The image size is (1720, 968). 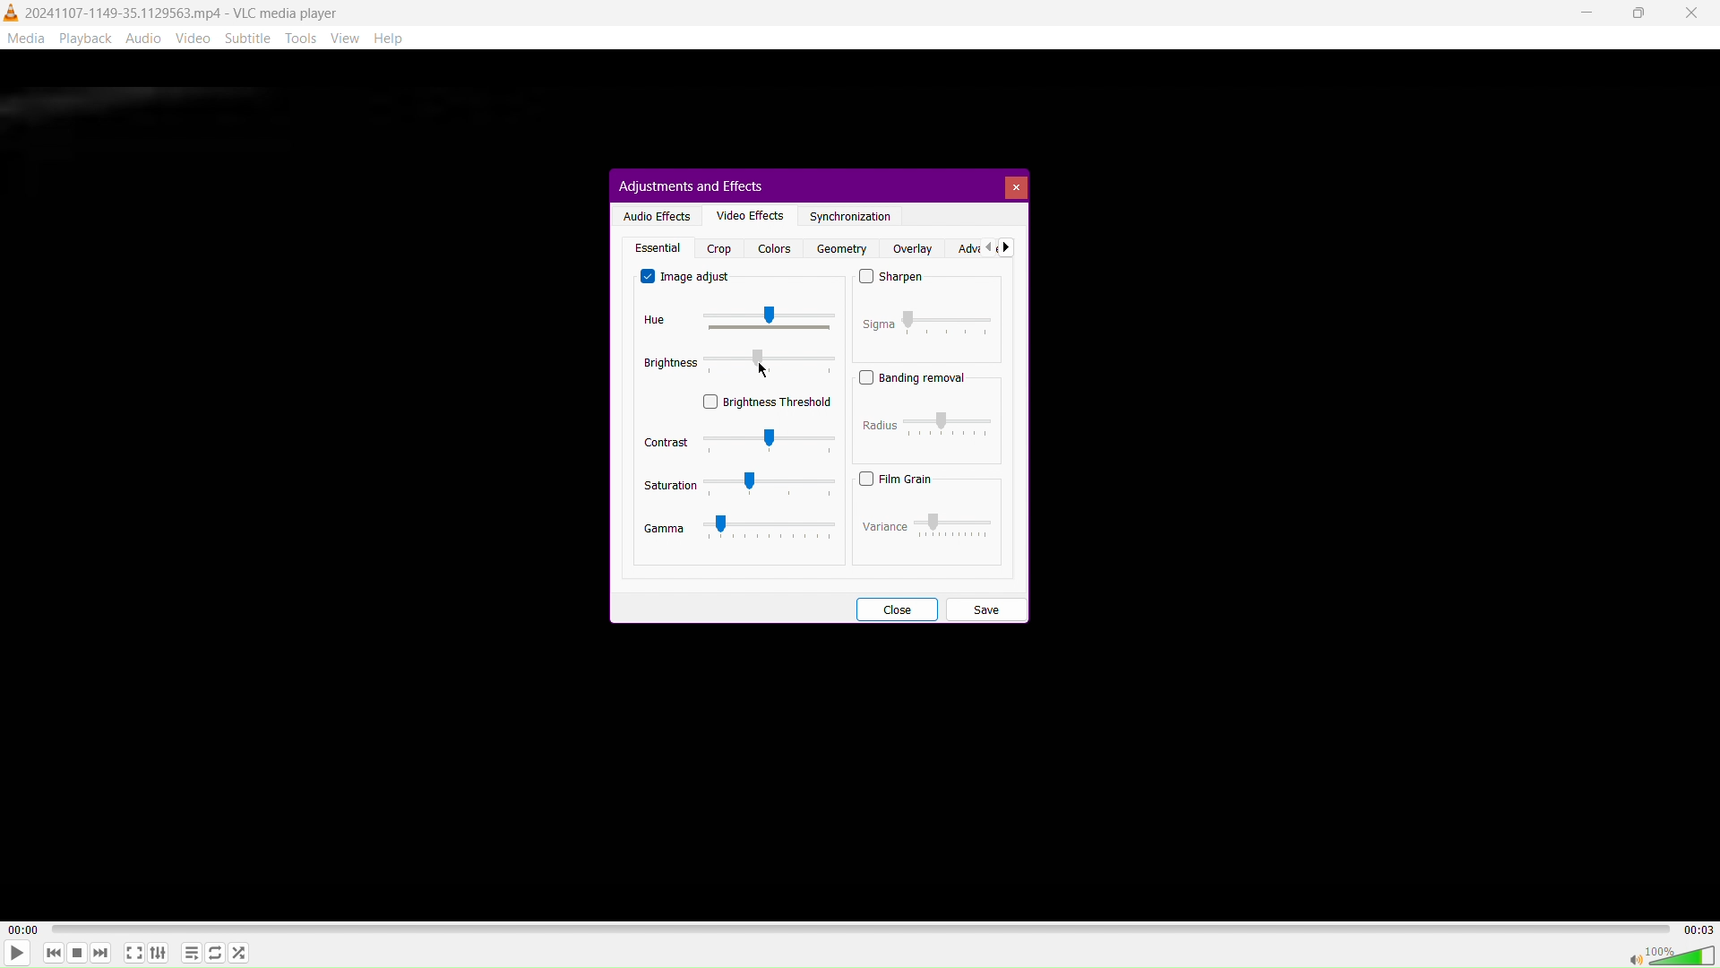 What do you see at coordinates (930, 423) in the screenshot?
I see `Radius` at bounding box center [930, 423].